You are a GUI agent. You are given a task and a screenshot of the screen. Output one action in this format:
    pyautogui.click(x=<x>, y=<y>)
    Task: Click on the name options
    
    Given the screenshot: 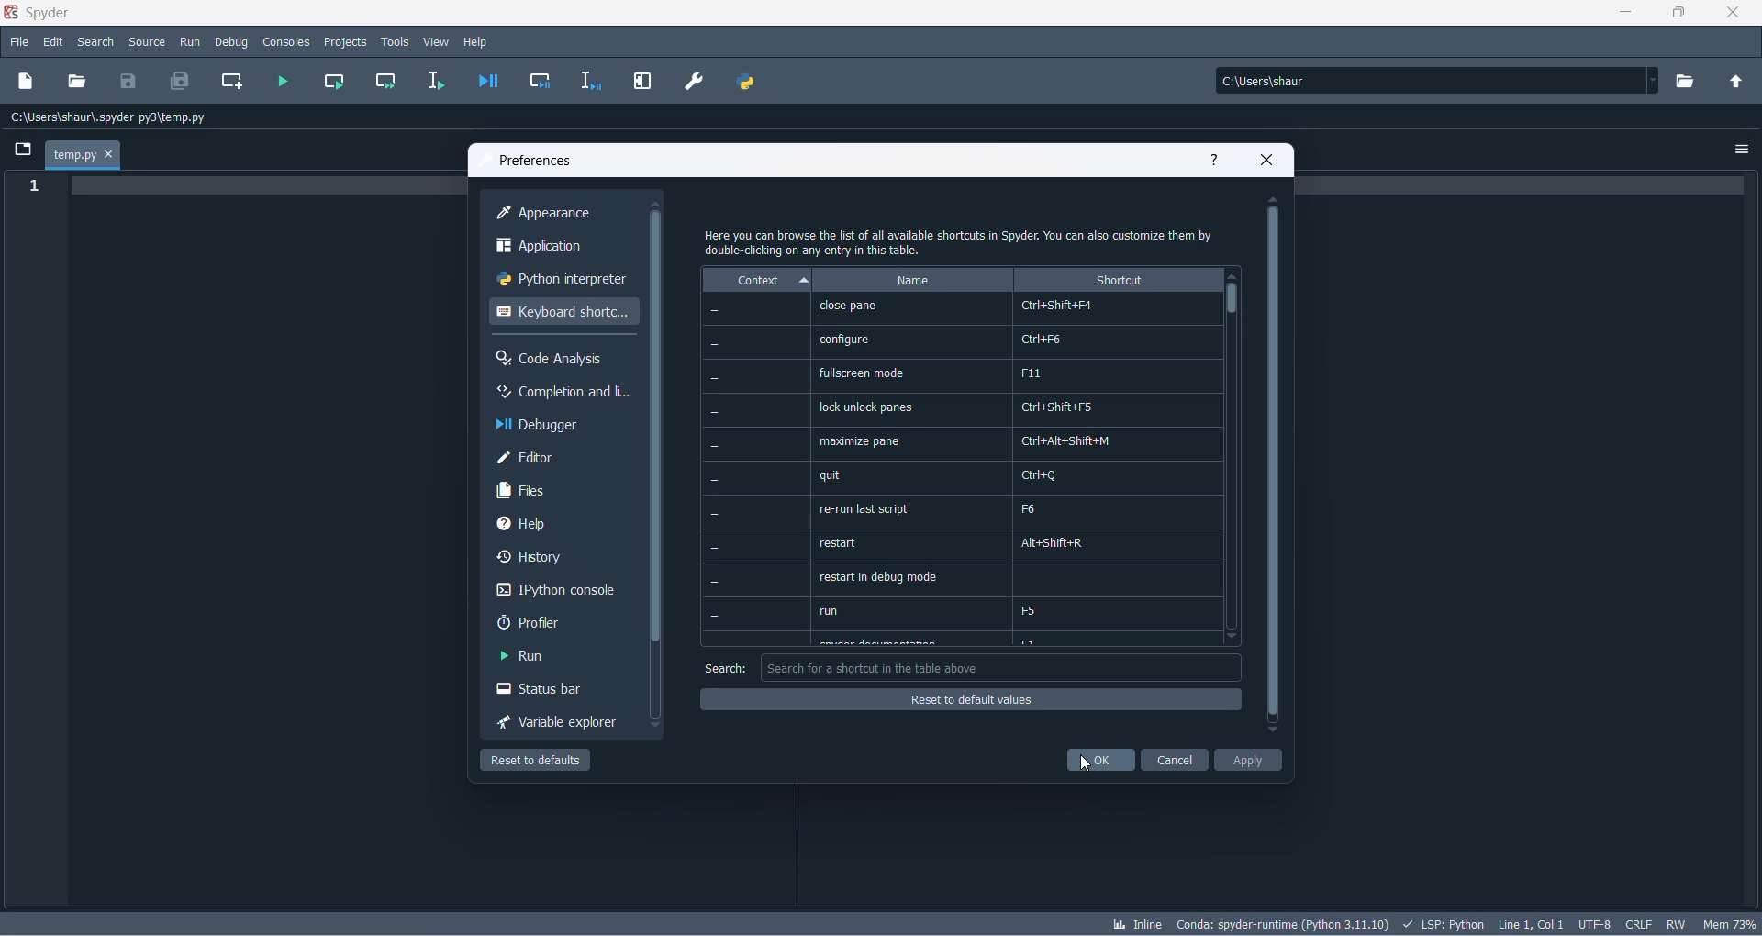 What is the action you would take?
    pyautogui.click(x=912, y=470)
    